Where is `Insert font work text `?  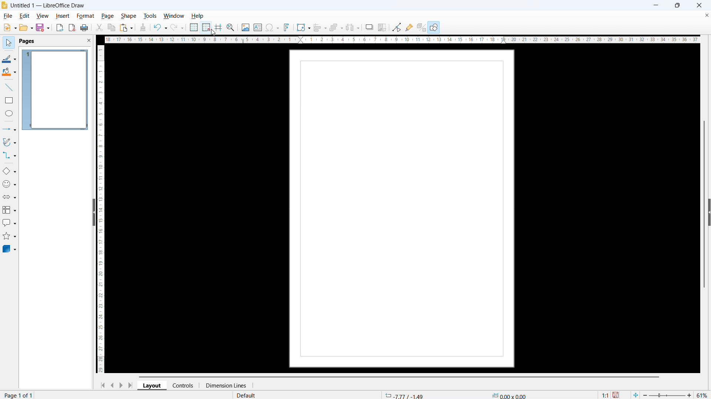 Insert font work text  is located at coordinates (287, 27).